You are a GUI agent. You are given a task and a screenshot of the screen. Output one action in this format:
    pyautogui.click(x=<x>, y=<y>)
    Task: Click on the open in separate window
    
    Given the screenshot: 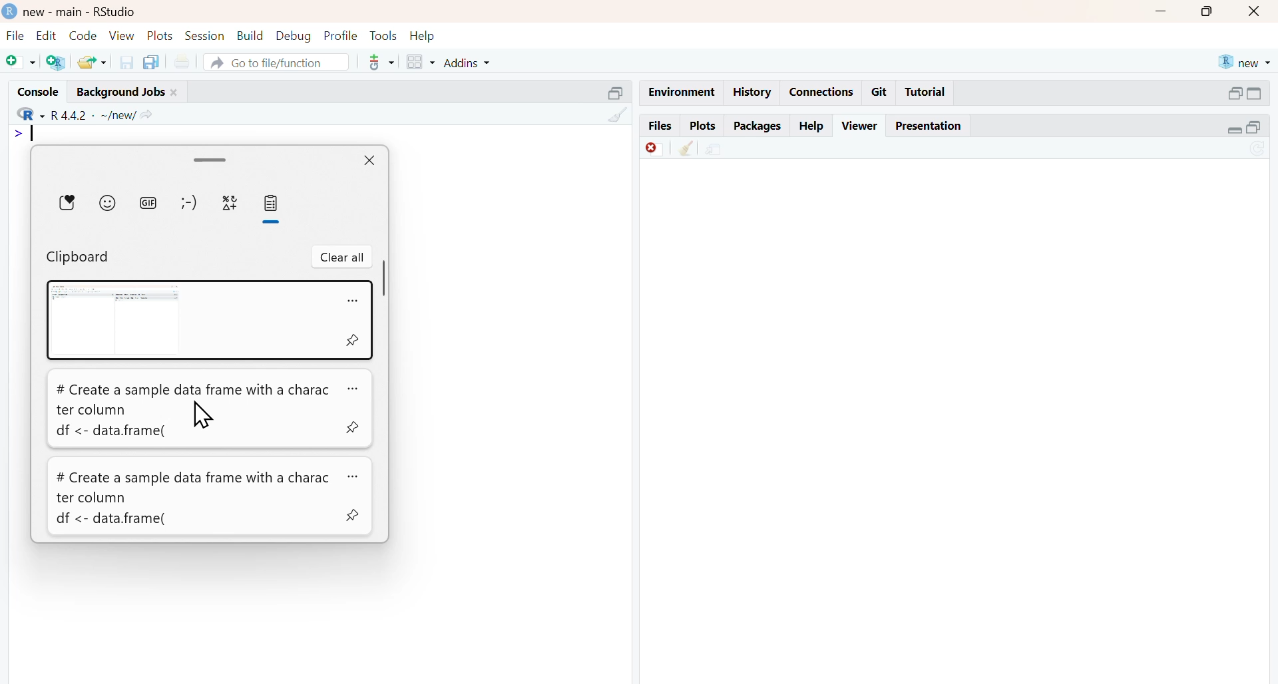 What is the action you would take?
    pyautogui.click(x=1253, y=128)
    